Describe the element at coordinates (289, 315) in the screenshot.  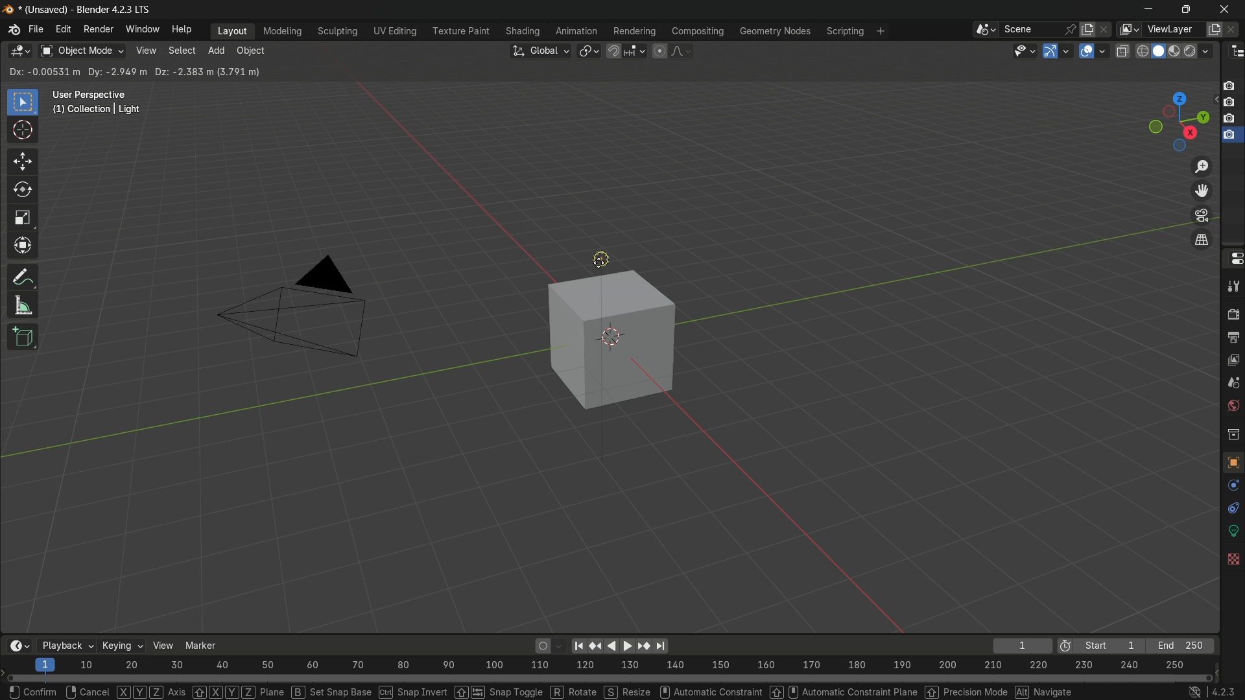
I see `camera` at that location.